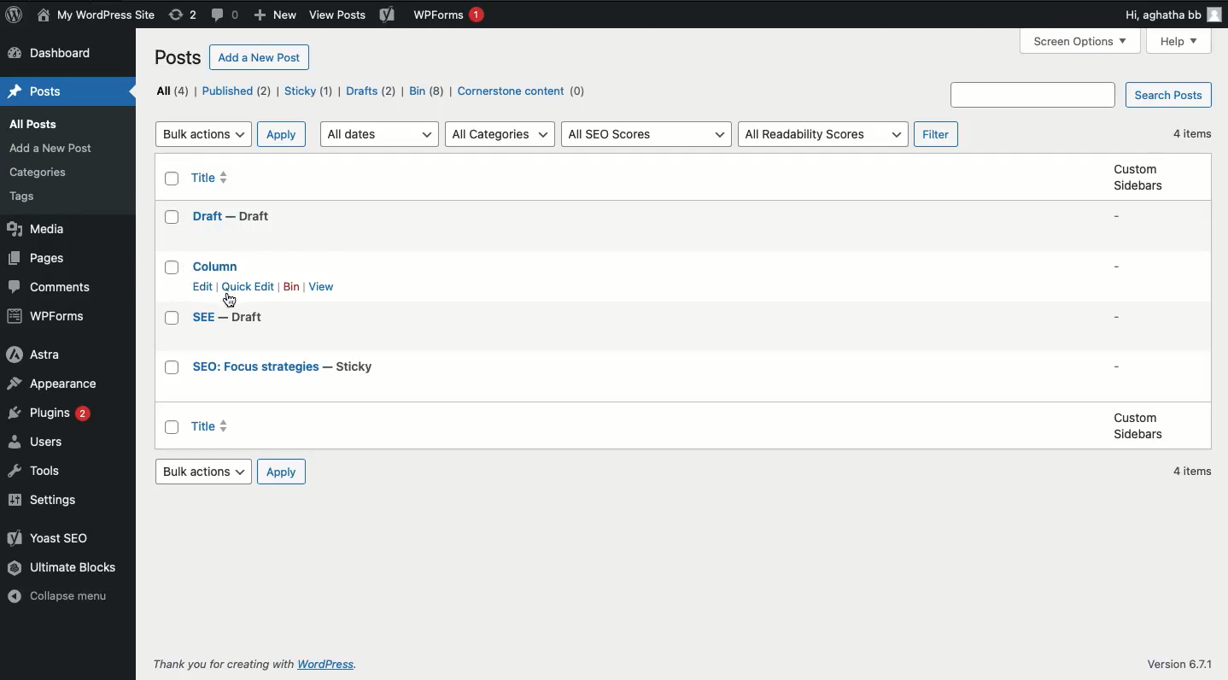  Describe the element at coordinates (172, 179) in the screenshot. I see `checkbox` at that location.